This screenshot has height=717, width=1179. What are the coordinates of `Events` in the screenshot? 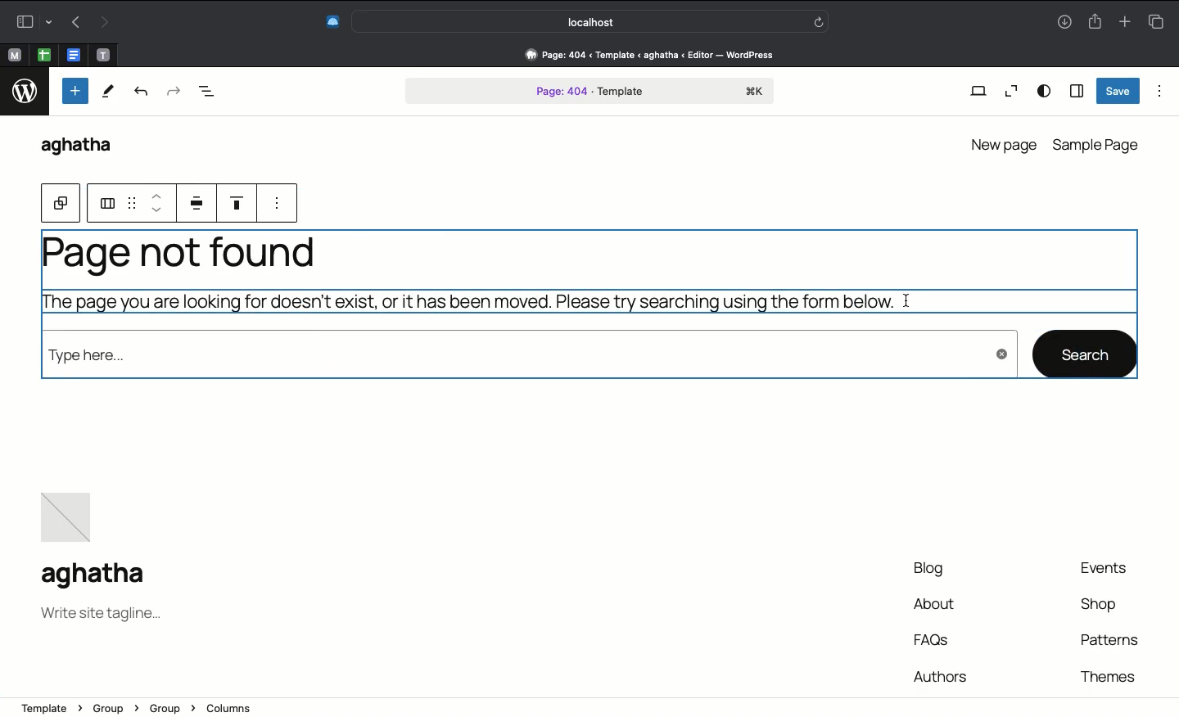 It's located at (1112, 569).